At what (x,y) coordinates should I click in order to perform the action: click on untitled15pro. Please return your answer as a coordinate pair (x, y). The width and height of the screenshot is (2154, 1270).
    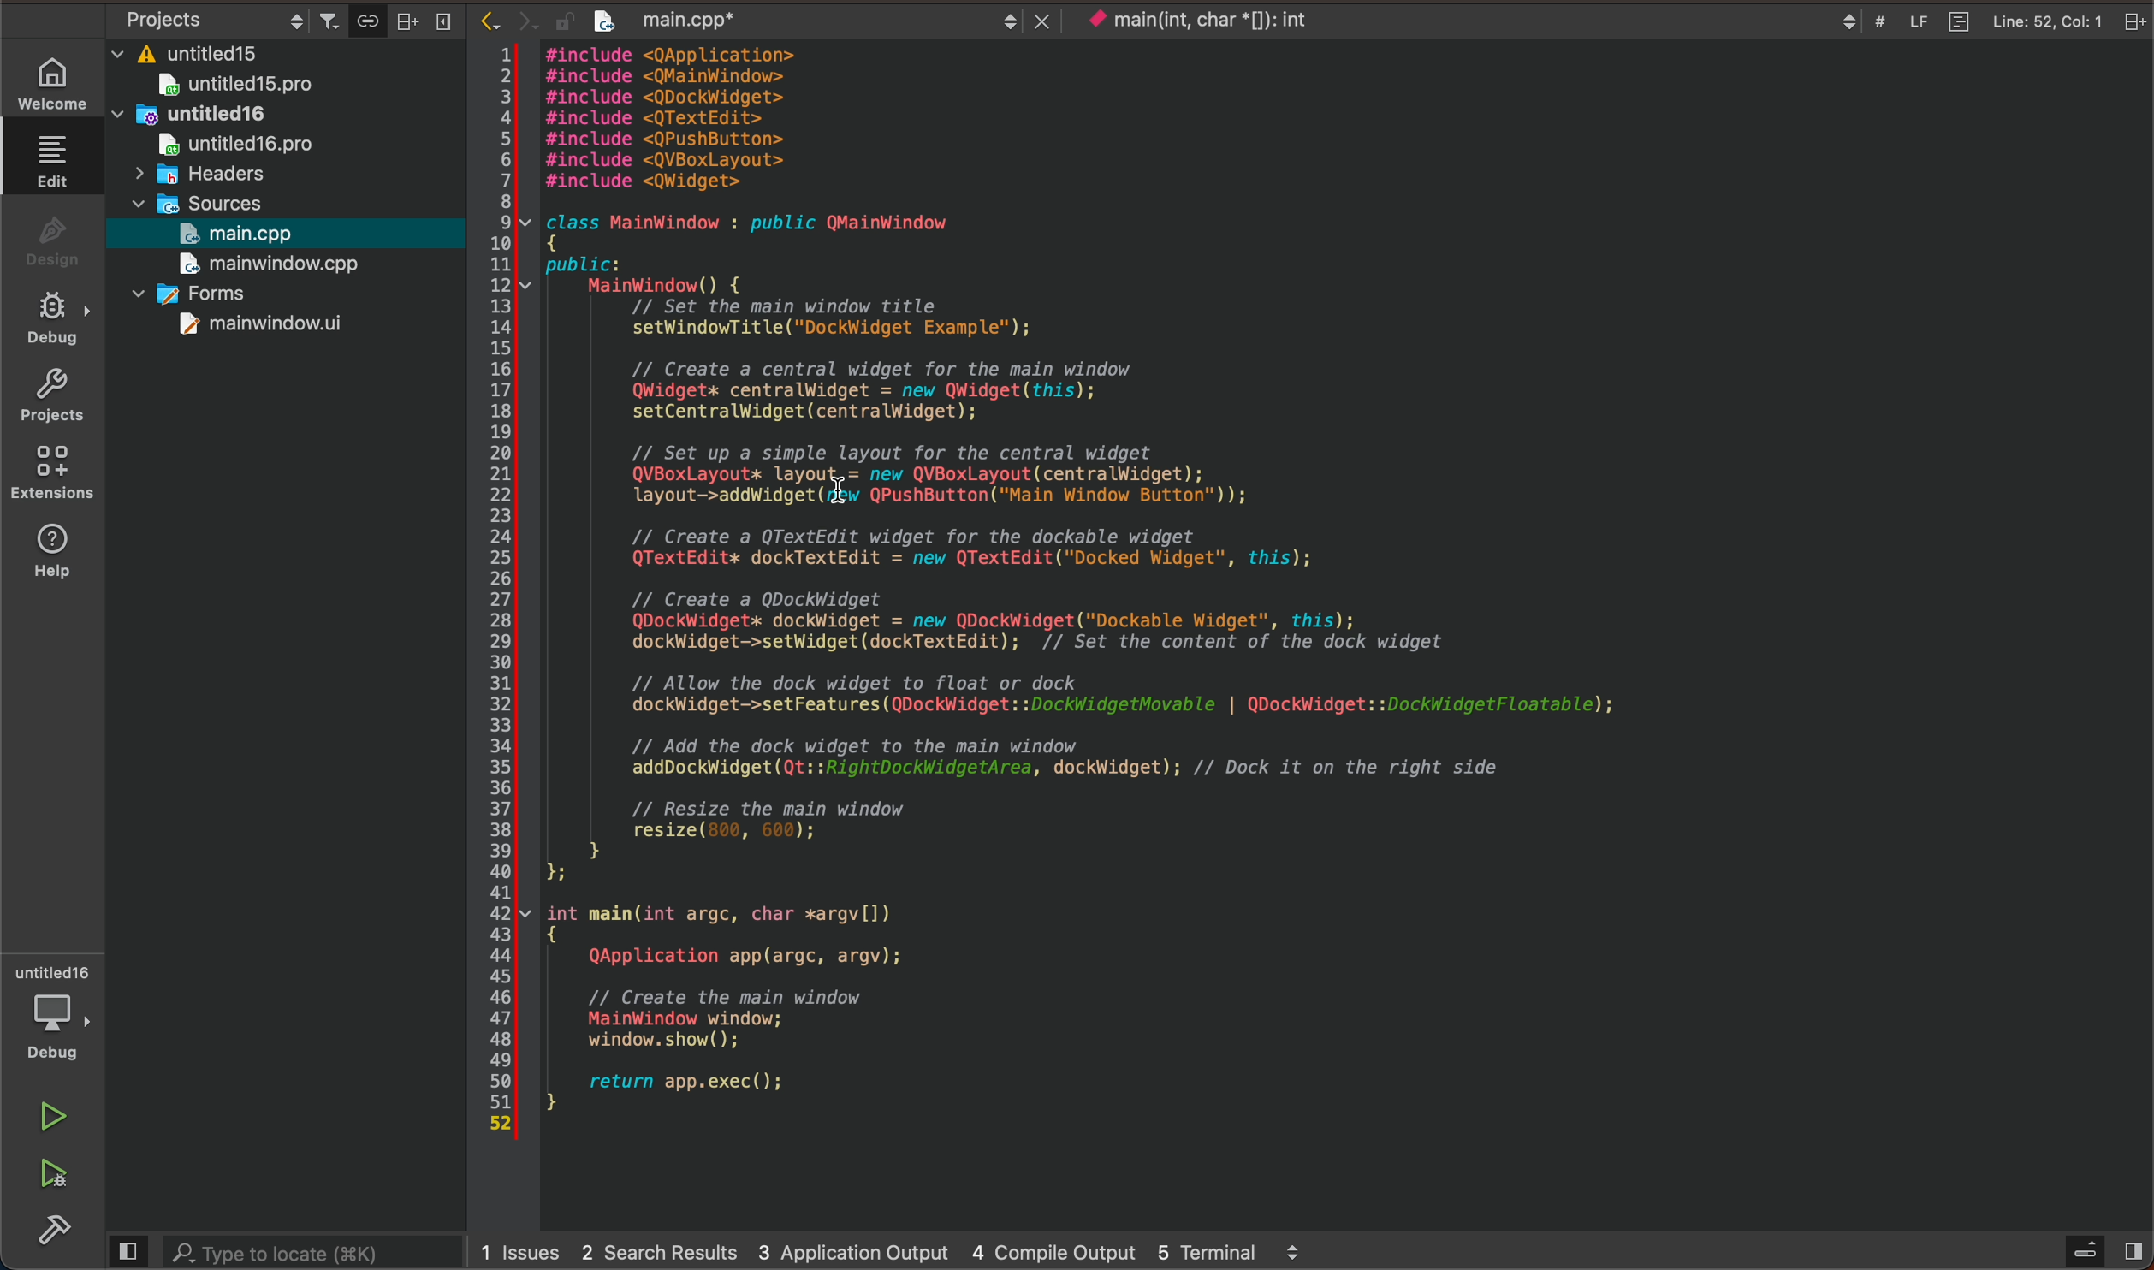
    Looking at the image, I should click on (239, 86).